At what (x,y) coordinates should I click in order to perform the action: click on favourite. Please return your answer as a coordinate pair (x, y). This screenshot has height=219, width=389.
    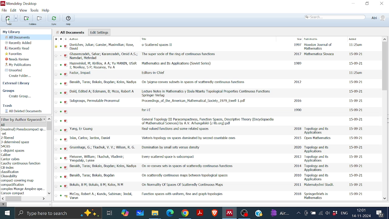
    Looking at the image, I should click on (55, 56).